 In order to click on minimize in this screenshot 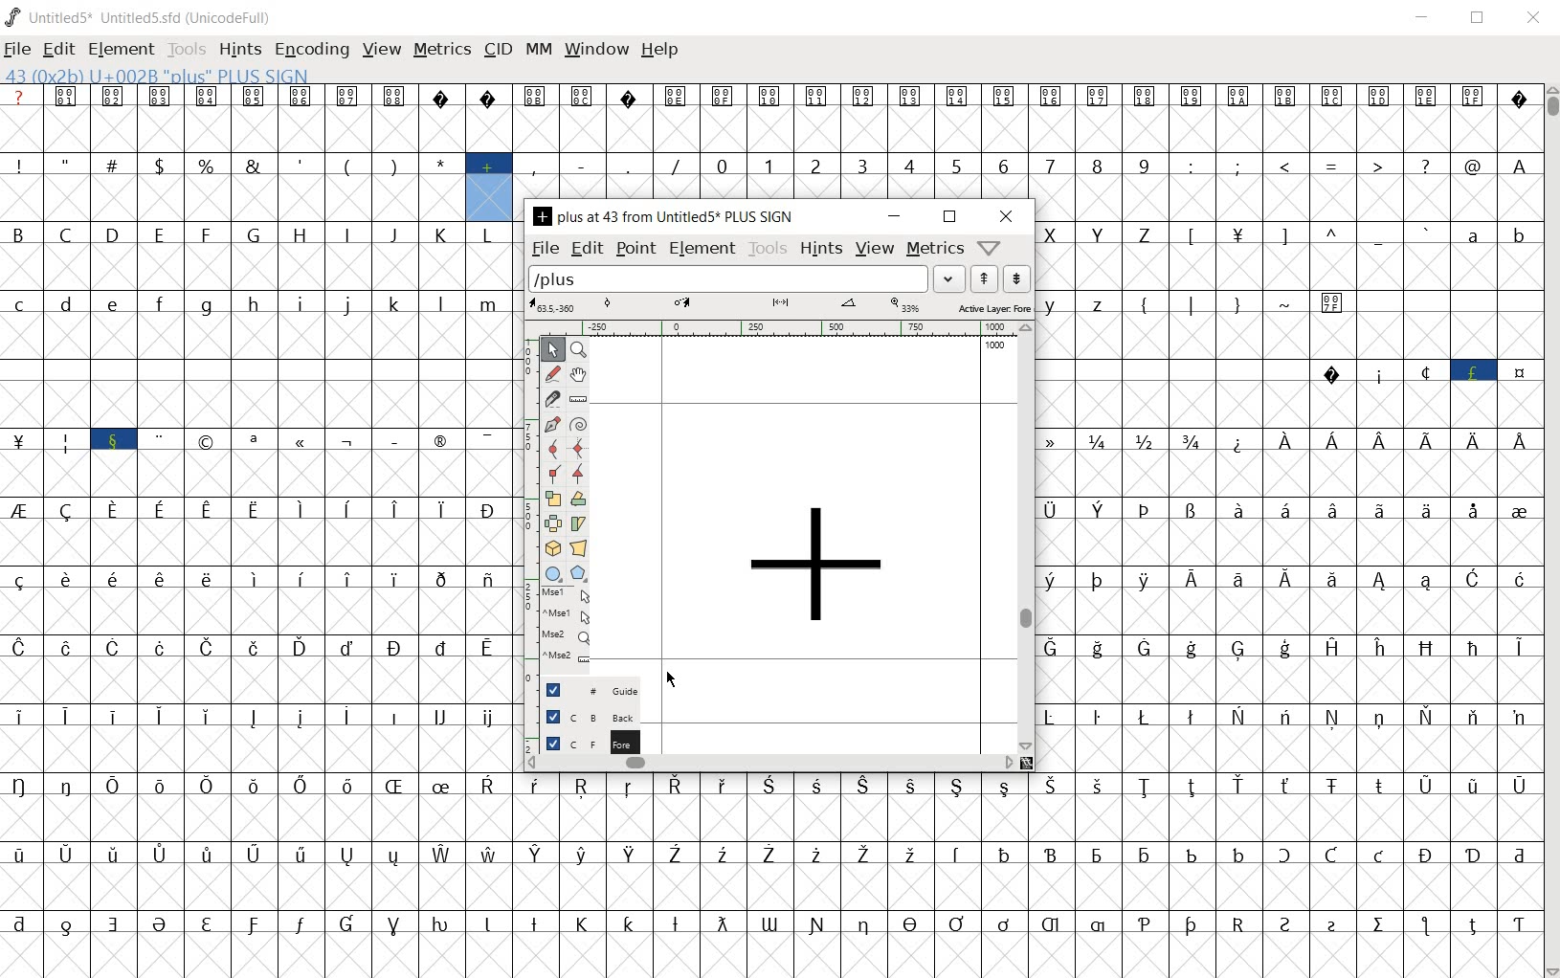, I will do `click(1425, 16)`.